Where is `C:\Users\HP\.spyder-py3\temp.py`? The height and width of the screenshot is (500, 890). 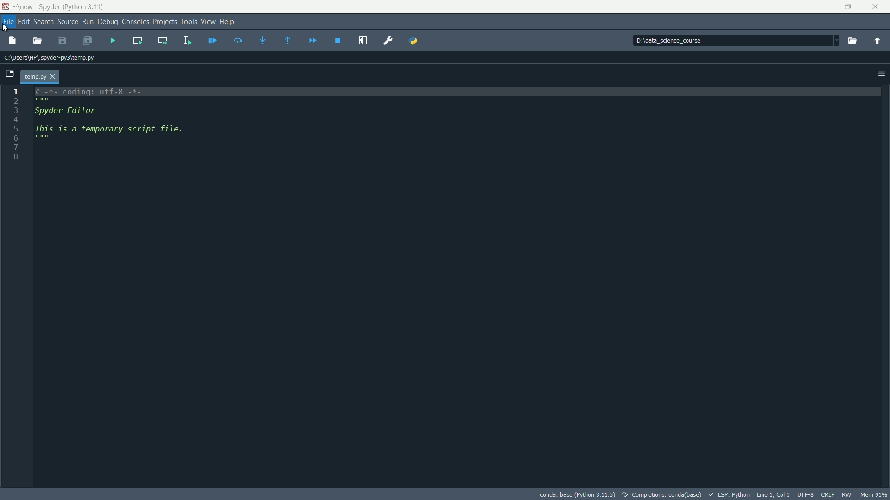
C:\Users\HP\.spyder-py3\temp.py is located at coordinates (57, 58).